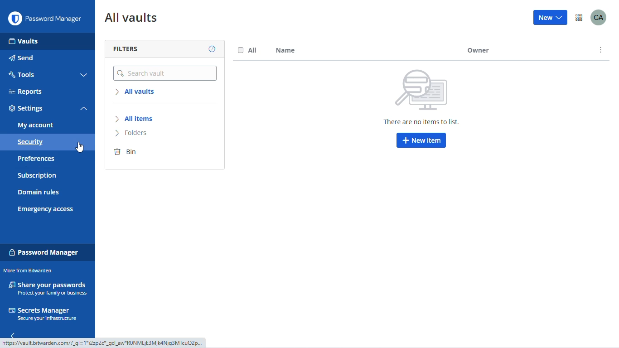 The width and height of the screenshot is (619, 348). I want to click on name, so click(285, 51).